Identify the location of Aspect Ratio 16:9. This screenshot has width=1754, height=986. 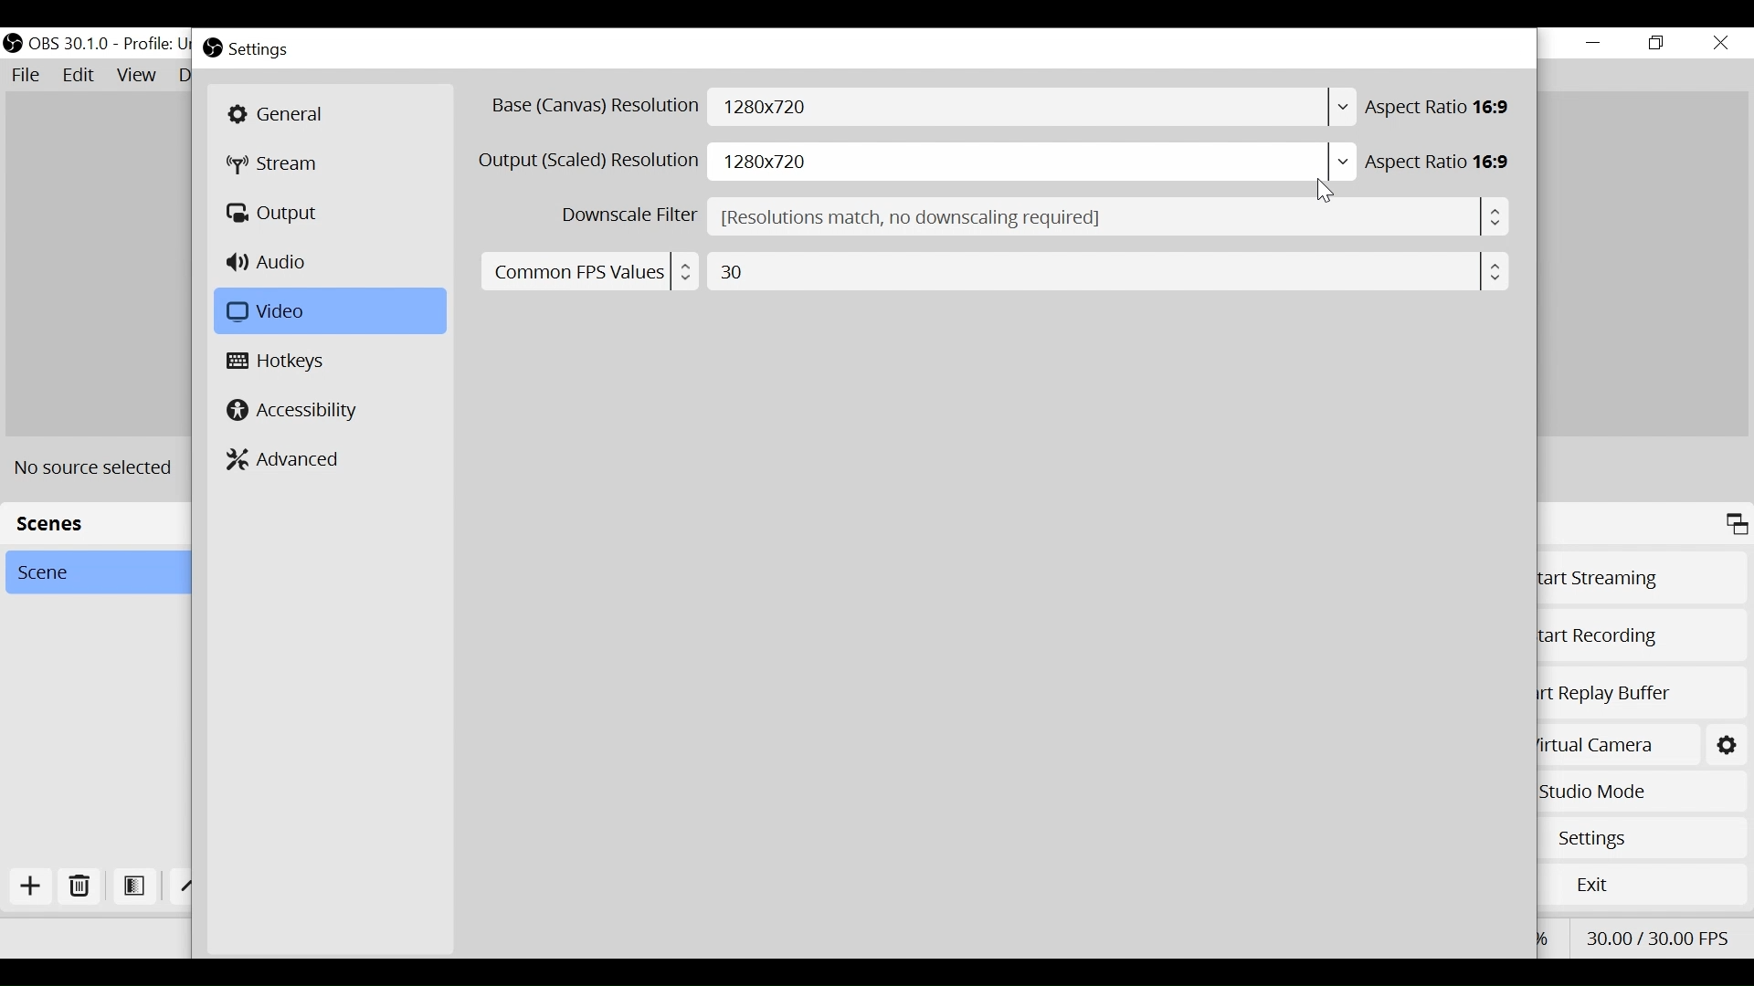
(1443, 107).